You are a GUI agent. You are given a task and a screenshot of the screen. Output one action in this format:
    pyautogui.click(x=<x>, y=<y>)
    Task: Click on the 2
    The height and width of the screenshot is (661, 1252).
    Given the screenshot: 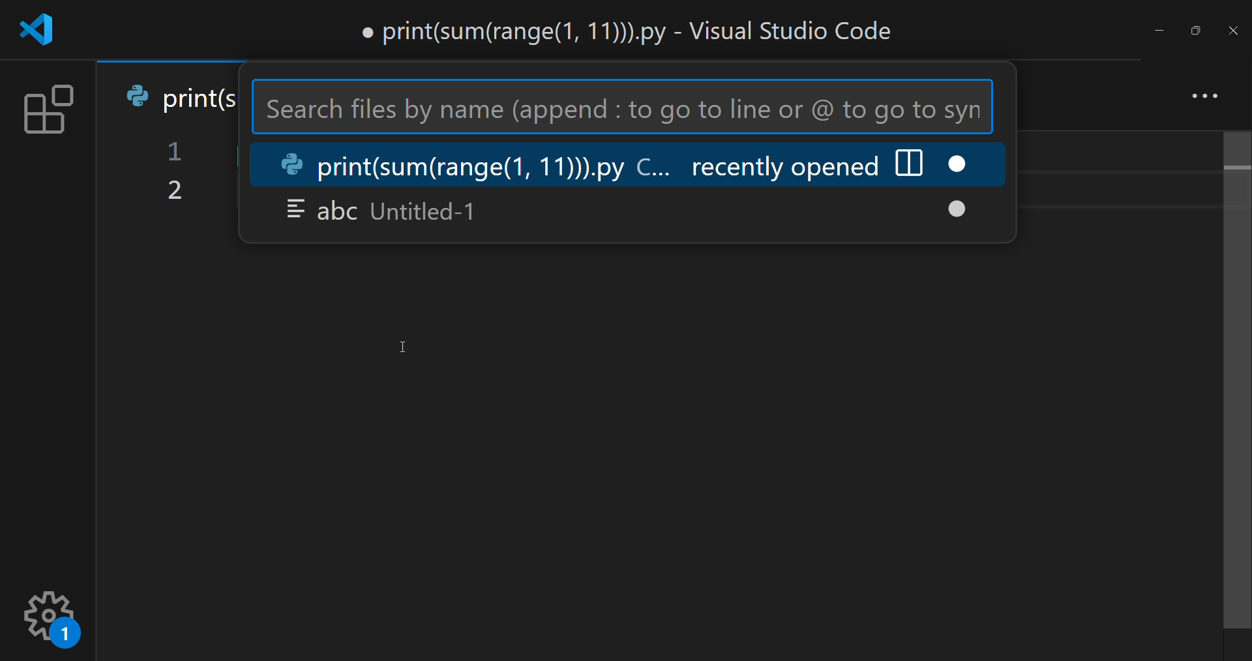 What is the action you would take?
    pyautogui.click(x=177, y=188)
    